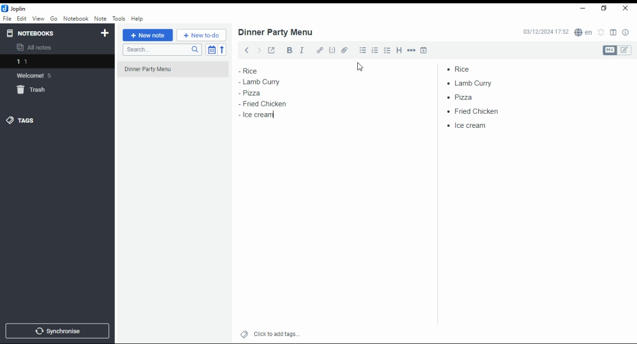  Describe the element at coordinates (39, 76) in the screenshot. I see `Welcome 5` at that location.